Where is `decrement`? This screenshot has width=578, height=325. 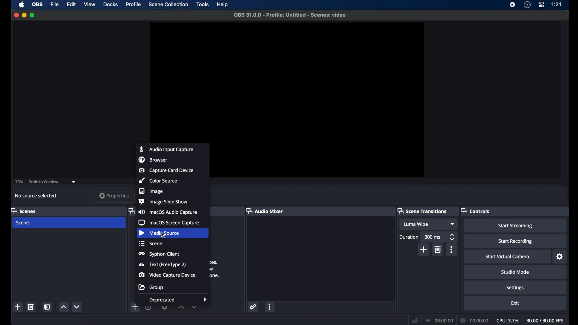 decrement is located at coordinates (194, 307).